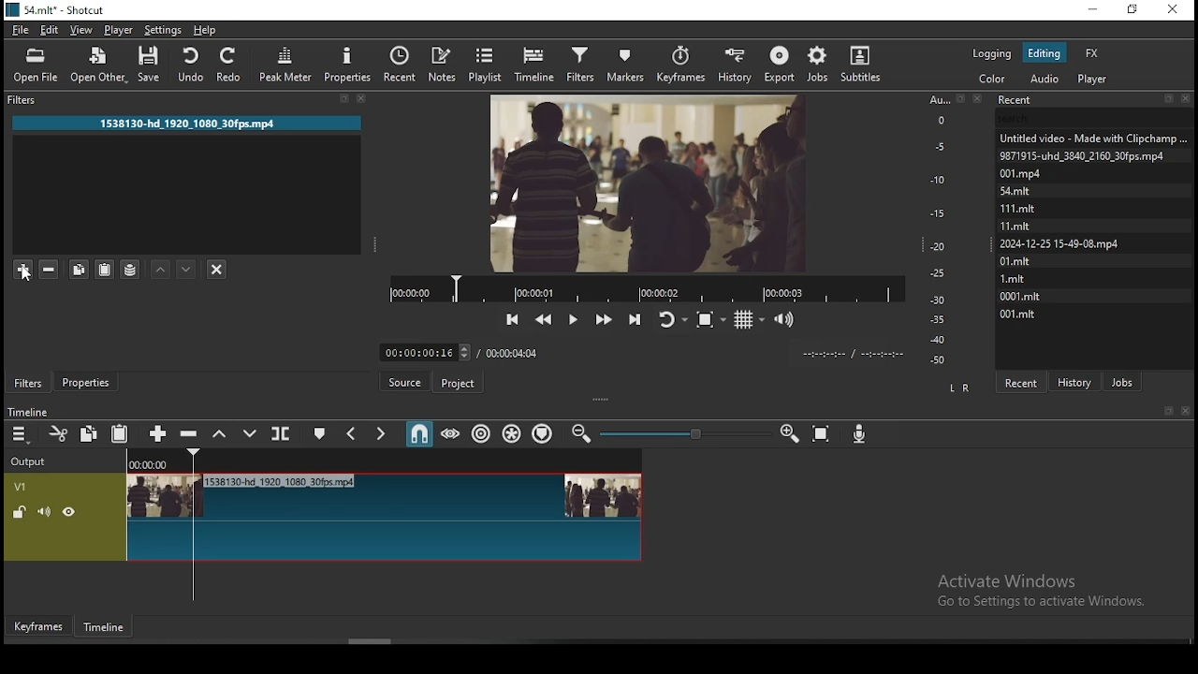  I want to click on history, so click(734, 63).